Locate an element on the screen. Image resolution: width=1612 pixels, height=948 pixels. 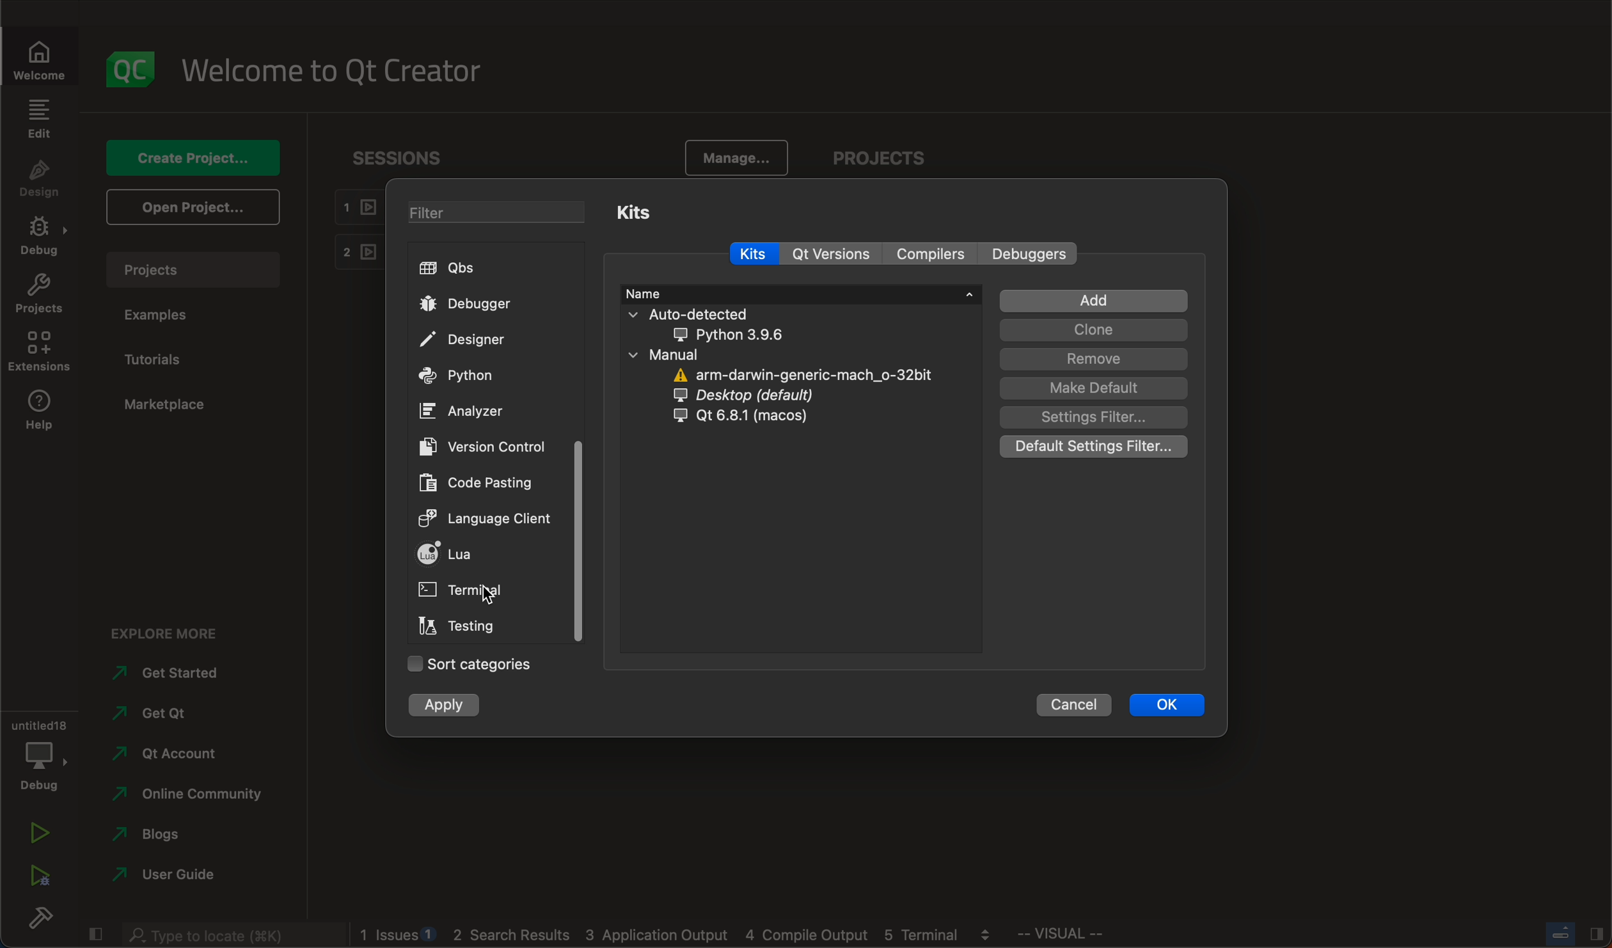
kits is located at coordinates (638, 212).